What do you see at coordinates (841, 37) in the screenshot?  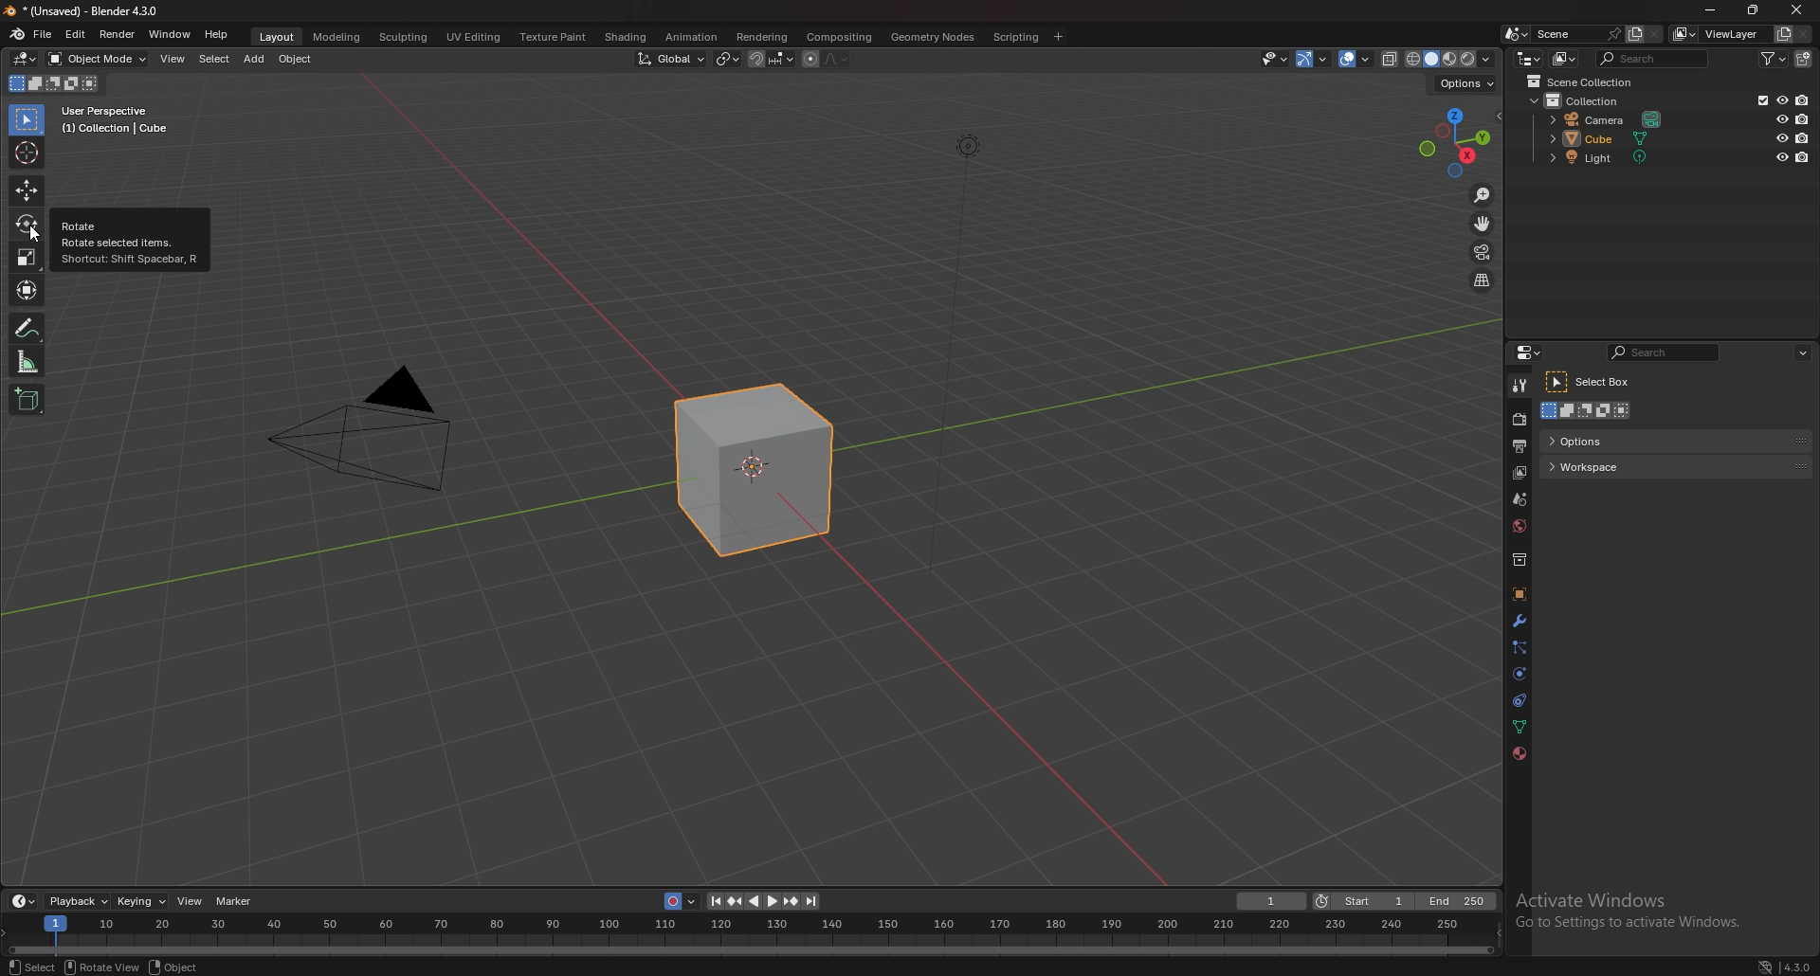 I see `compositing` at bounding box center [841, 37].